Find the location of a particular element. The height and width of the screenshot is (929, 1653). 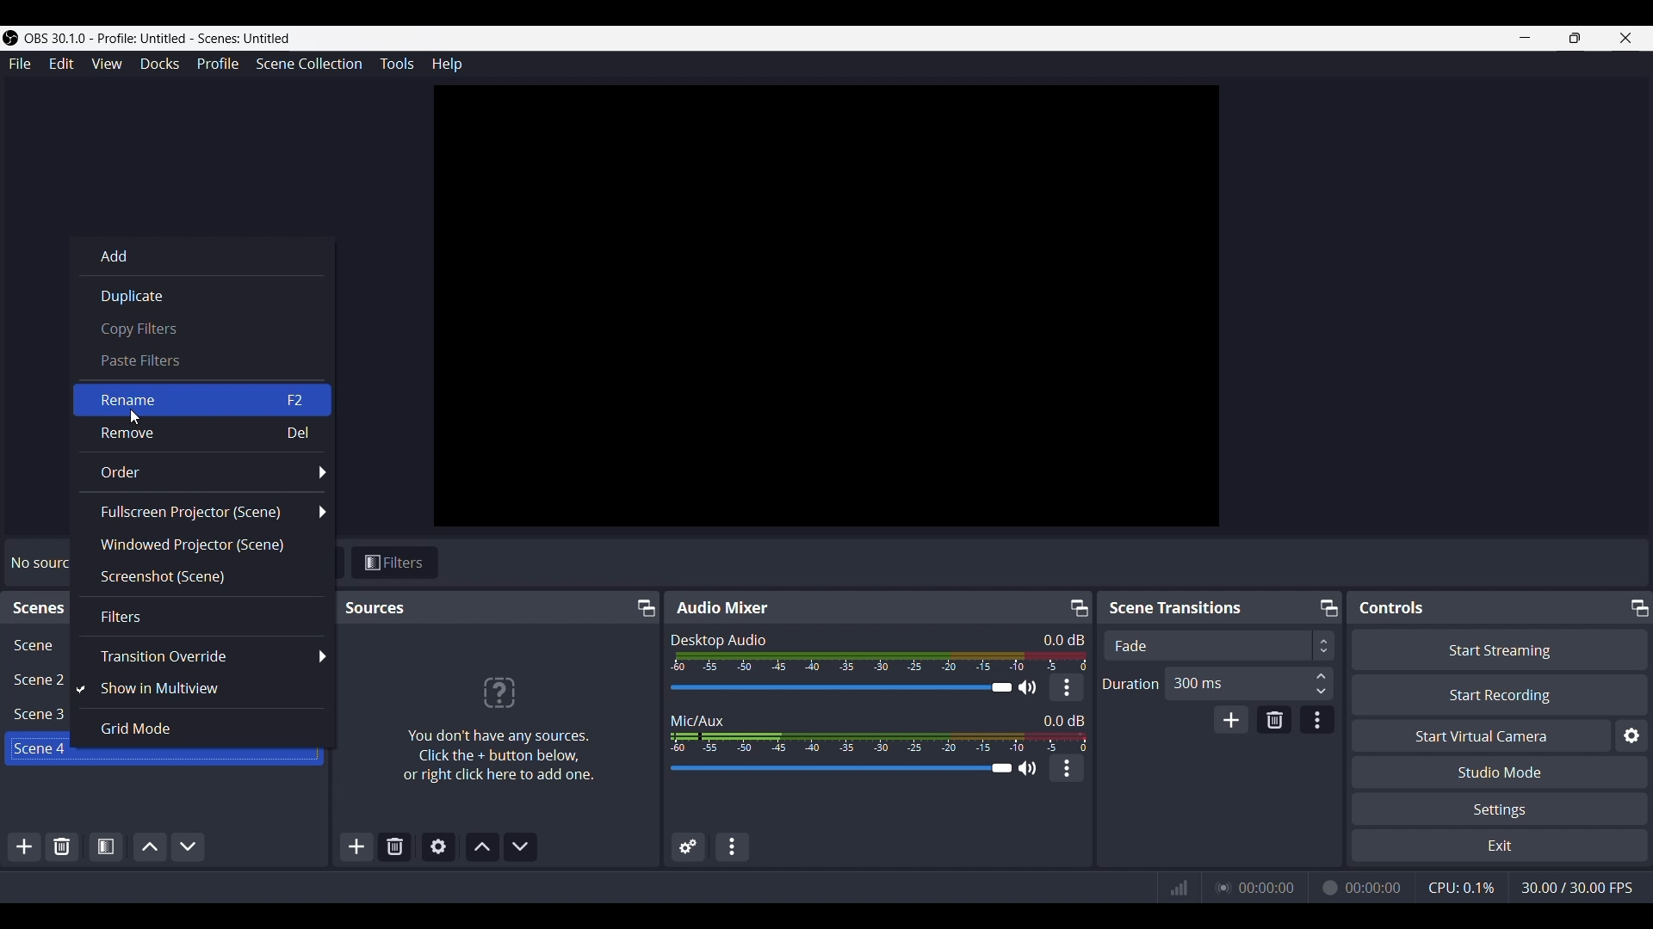

Audio Mixer is located at coordinates (721, 606).